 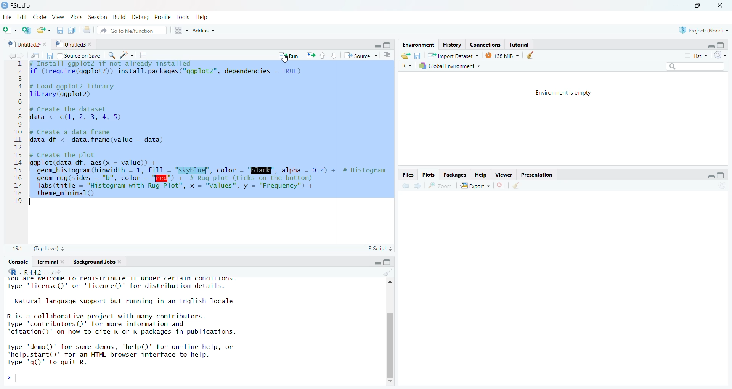 I want to click on 4 # Install ggpiots 117 not aiready installed
2 if (lrequire(ggplot2)) install.packages("ggplot2"”, dependencies — TRUE)
3
4 # Load ggplot2 library
5 Tlibrary(ggplot2)
6
7 # Create the dataset
8 data <- c(, 2, 3, 4, 5)
9
10 # Create a data frame
11 data df <- data.frame(value - data)
12
13 # Create the plot
14 ggplot(data_df, aes(x — value) +
15 geom histogram(binwidth = 1, fill - "EKyblug’, color - "ENE", alpha = 0.7) + # Histogram
16 geom_rug(sides = "b", color = "I" + # Rug plot (ticks on the bottom)
17. Tabs(ritle = "Histogram with Rug Plot”, x = "Values", y = "Frequency") +
18 theme_minimal()
19, so click(x=190, y=138).